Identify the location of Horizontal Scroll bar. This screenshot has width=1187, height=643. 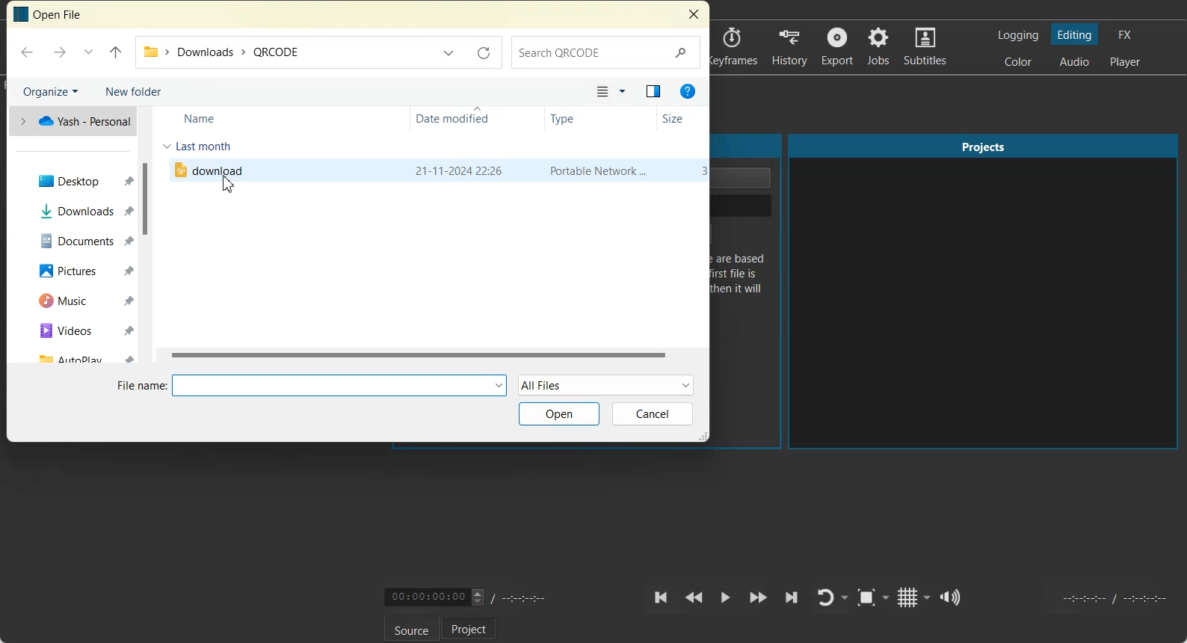
(431, 356).